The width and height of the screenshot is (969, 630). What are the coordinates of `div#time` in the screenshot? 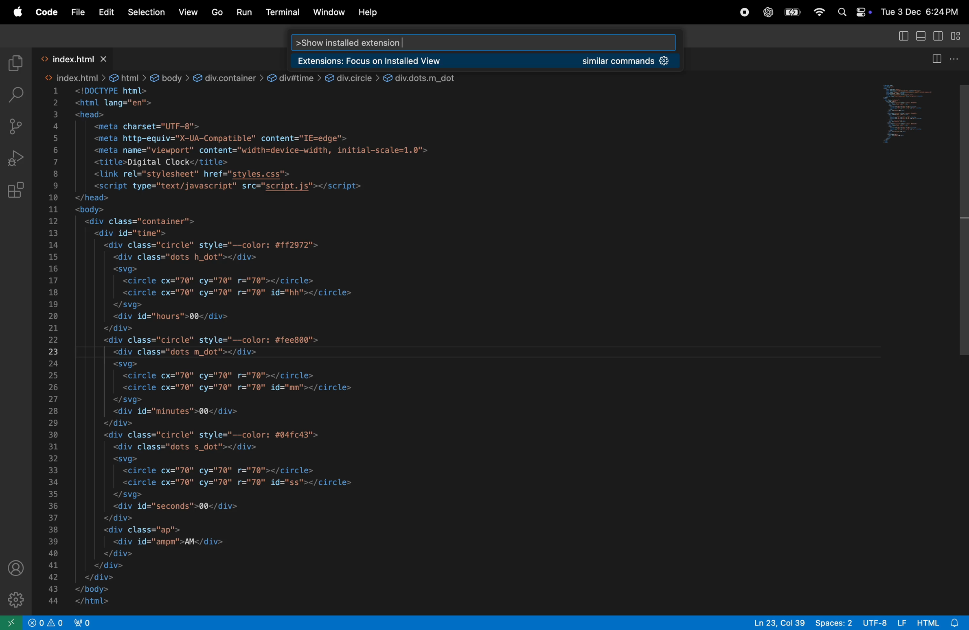 It's located at (294, 77).